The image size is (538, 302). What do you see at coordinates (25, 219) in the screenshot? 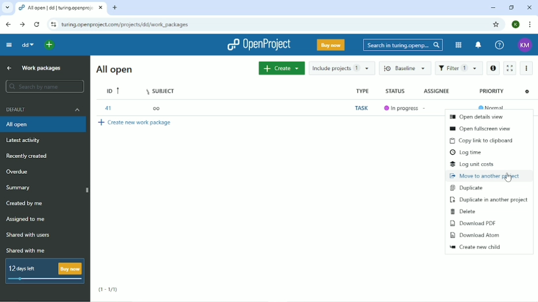
I see `Assigned to me` at bounding box center [25, 219].